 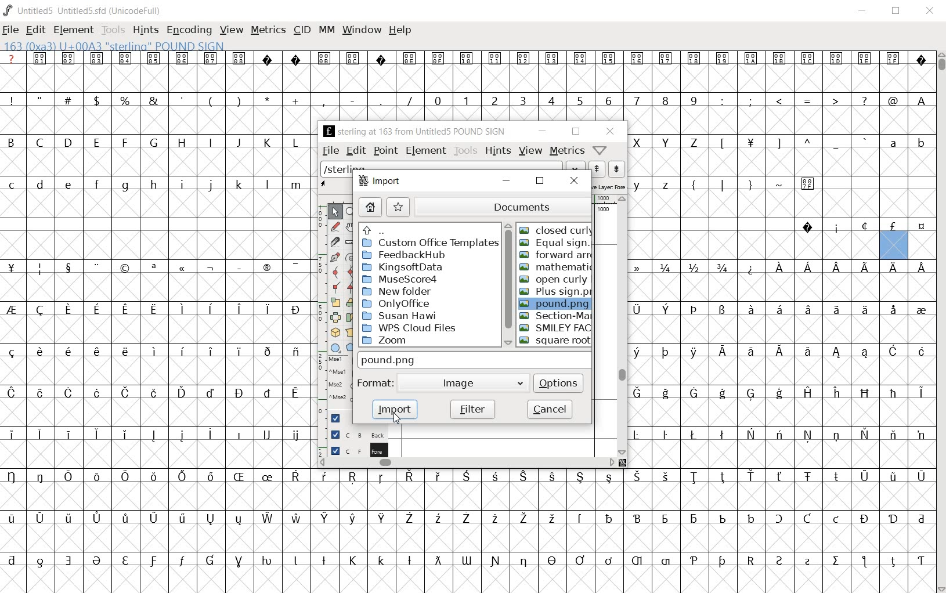 What do you see at coordinates (931, 12) in the screenshot?
I see `close` at bounding box center [931, 12].